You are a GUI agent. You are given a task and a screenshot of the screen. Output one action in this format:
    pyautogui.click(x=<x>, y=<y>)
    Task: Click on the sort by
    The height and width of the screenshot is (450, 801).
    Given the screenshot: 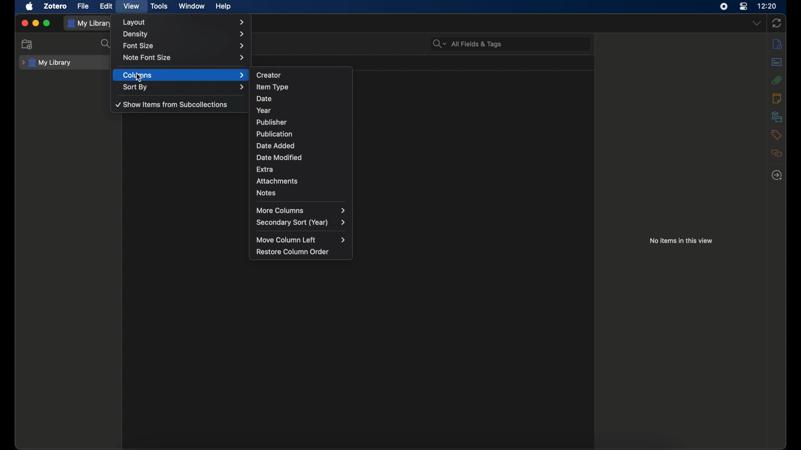 What is the action you would take?
    pyautogui.click(x=184, y=87)
    